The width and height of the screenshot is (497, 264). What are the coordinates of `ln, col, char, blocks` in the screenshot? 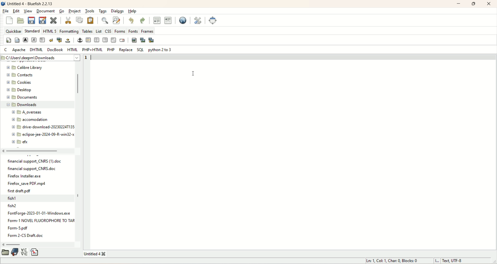 It's located at (394, 261).